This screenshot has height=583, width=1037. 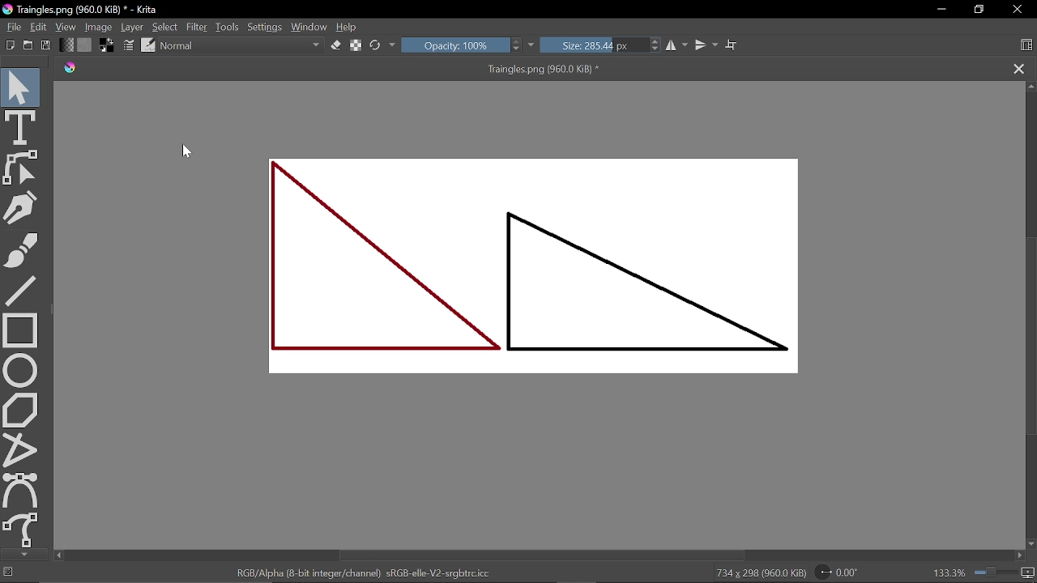 What do you see at coordinates (678, 45) in the screenshot?
I see `Horizontal mirrior tool ` at bounding box center [678, 45].